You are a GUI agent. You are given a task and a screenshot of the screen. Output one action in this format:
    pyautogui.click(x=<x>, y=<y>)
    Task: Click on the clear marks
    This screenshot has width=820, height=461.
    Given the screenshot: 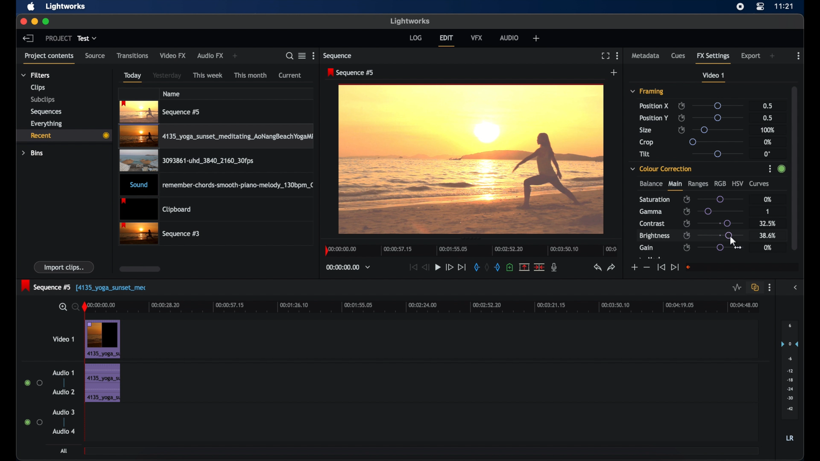 What is the action you would take?
    pyautogui.click(x=487, y=268)
    